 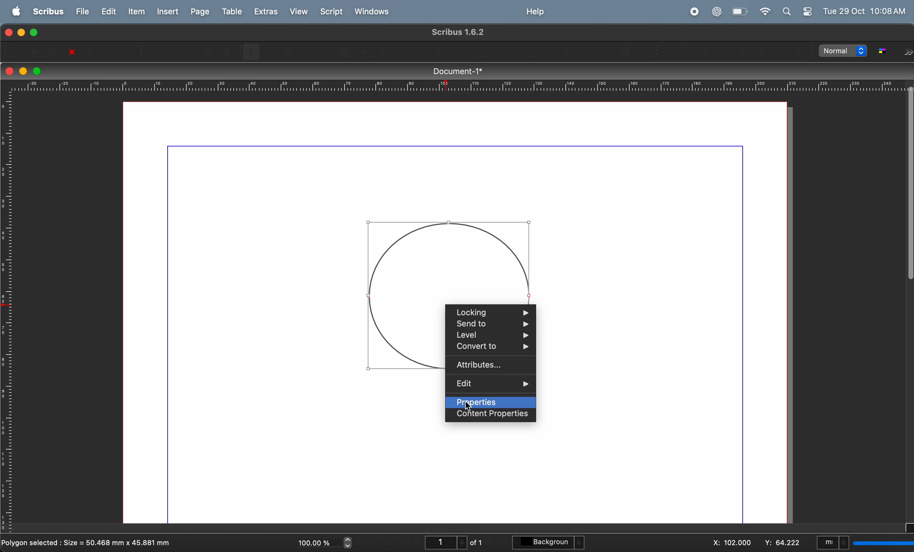 I want to click on close, so click(x=68, y=52).